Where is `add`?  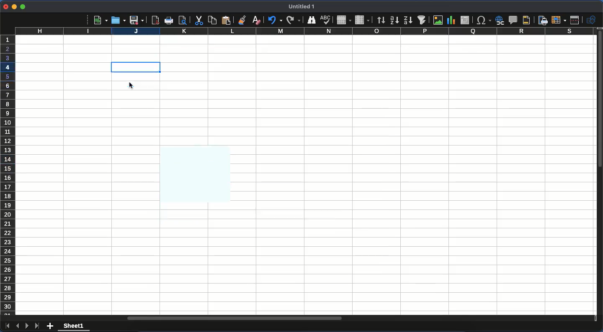
add is located at coordinates (51, 325).